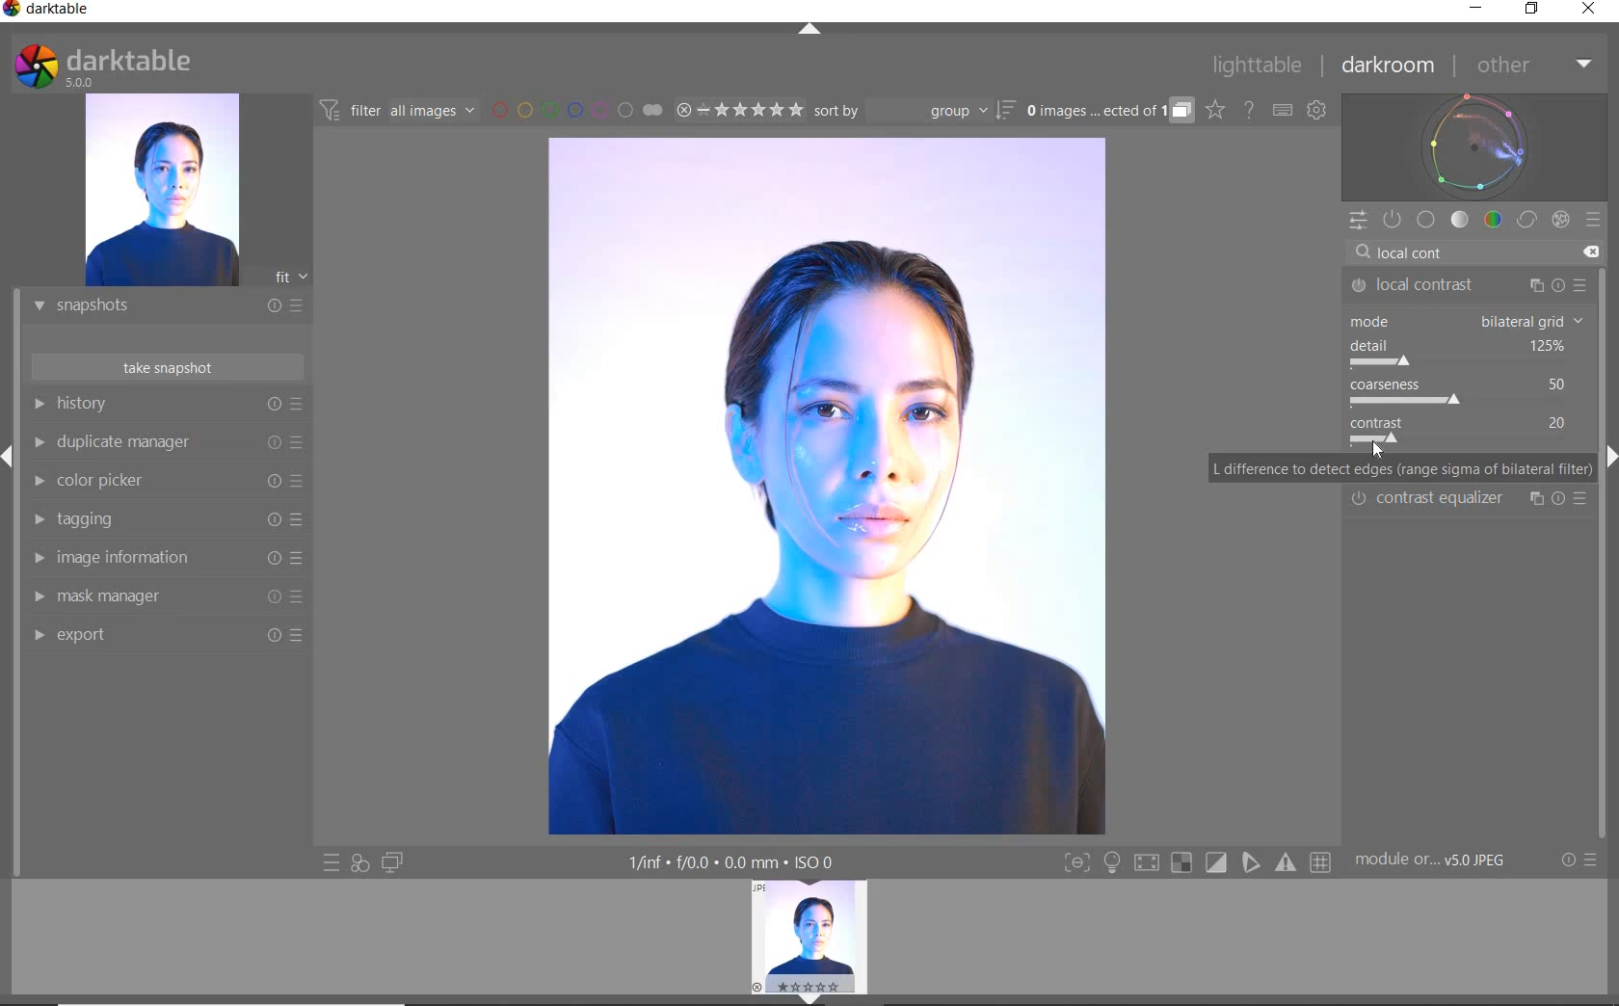  Describe the element at coordinates (809, 937) in the screenshot. I see `IMAGE PREVIEW` at that location.